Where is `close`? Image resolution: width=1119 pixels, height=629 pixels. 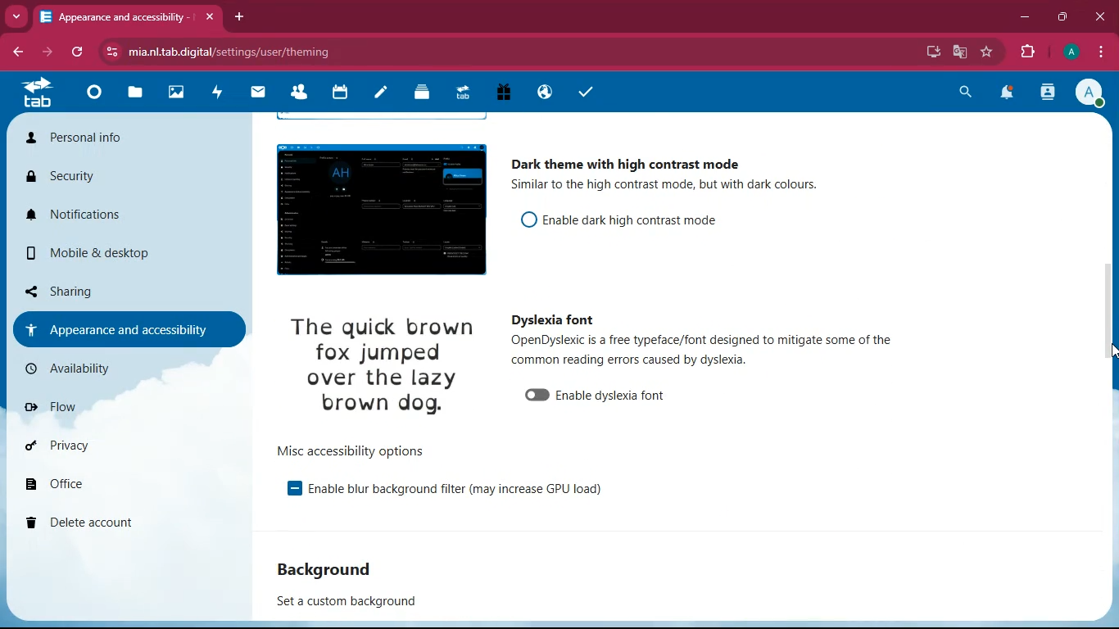
close is located at coordinates (1100, 17).